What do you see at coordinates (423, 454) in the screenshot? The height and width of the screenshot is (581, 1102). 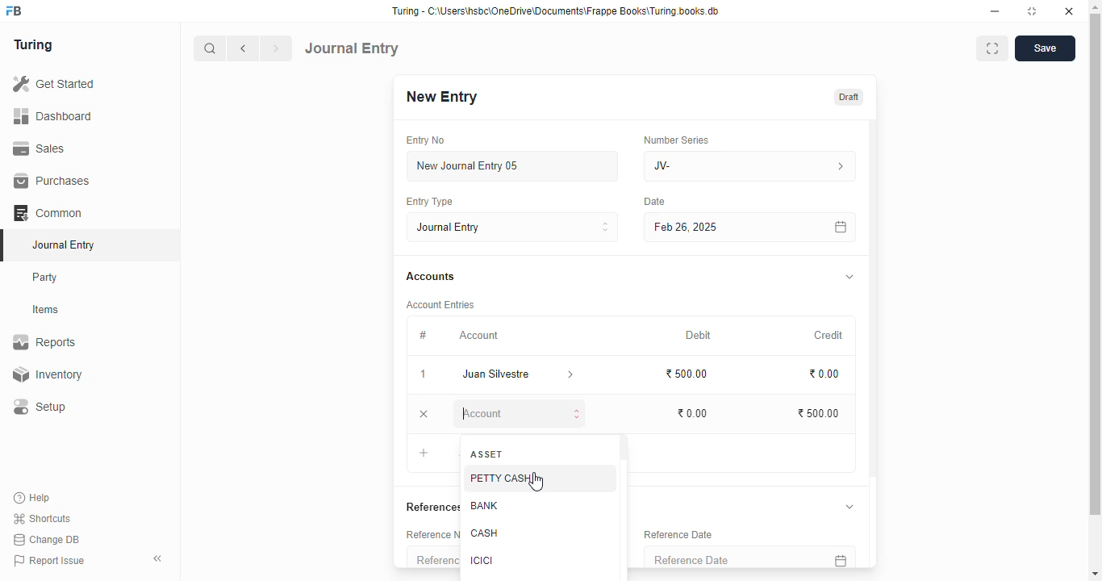 I see `add` at bounding box center [423, 454].